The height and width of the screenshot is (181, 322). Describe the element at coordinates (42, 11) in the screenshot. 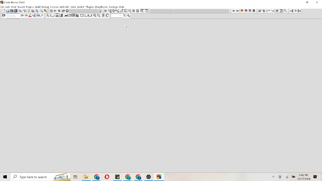

I see `Find` at that location.